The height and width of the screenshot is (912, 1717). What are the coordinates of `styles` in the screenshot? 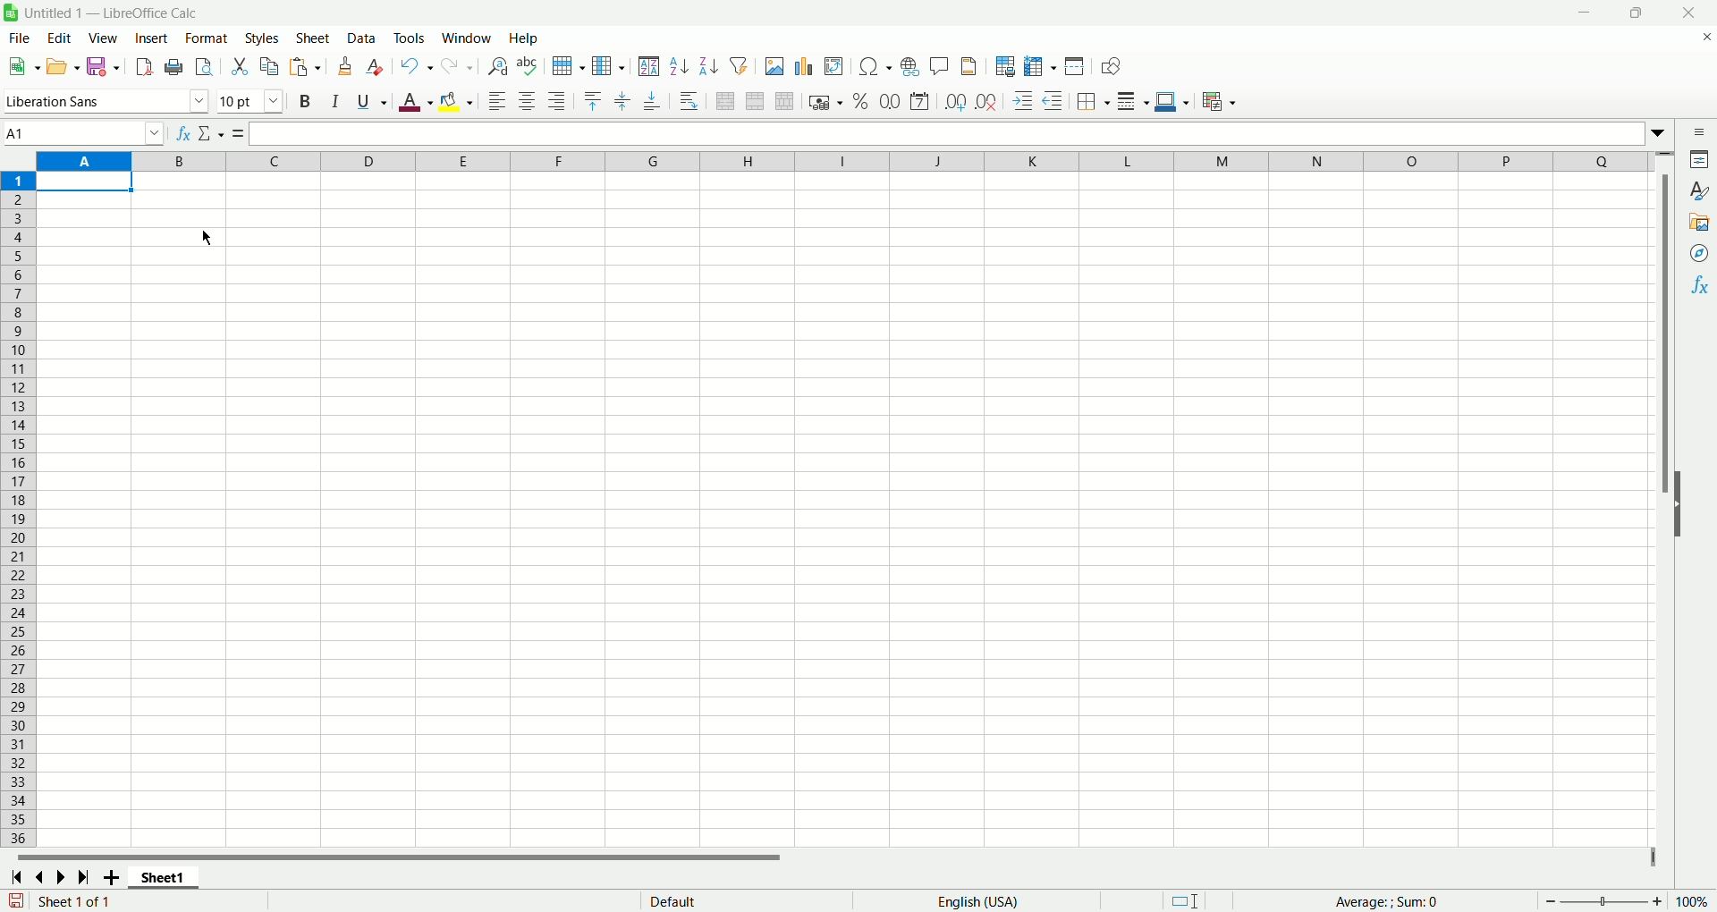 It's located at (1700, 190).